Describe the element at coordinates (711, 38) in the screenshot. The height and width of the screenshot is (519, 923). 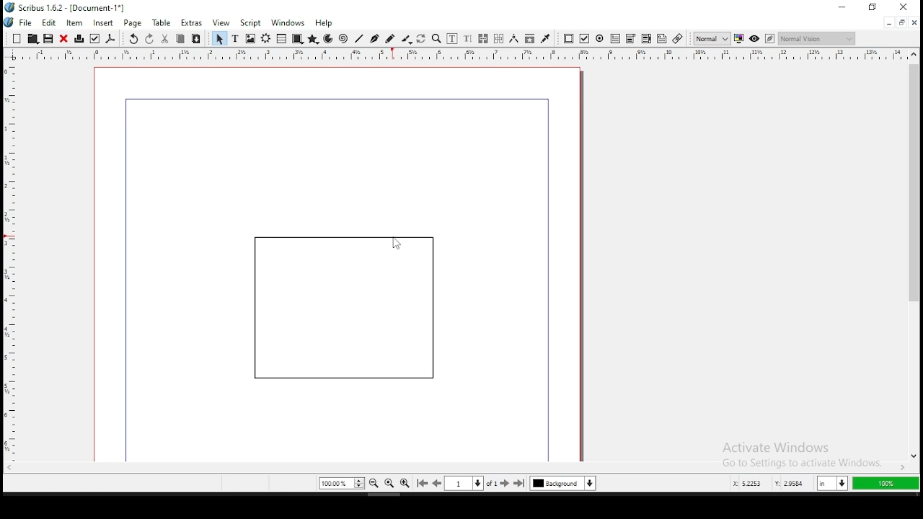
I see `toggle image preview quality` at that location.